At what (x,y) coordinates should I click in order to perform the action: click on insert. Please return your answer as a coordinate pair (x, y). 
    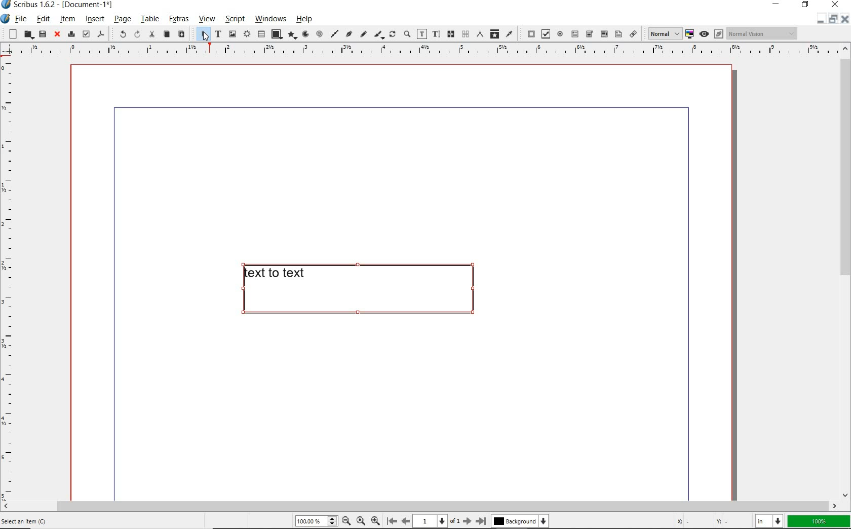
    Looking at the image, I should click on (95, 20).